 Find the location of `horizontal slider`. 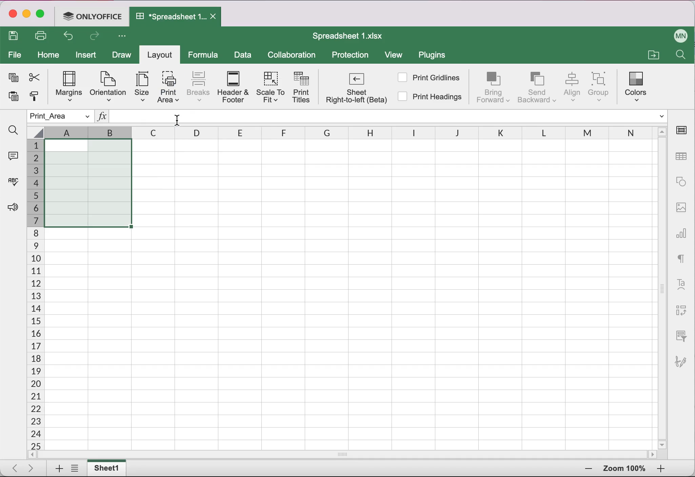

horizontal slider is located at coordinates (351, 454).